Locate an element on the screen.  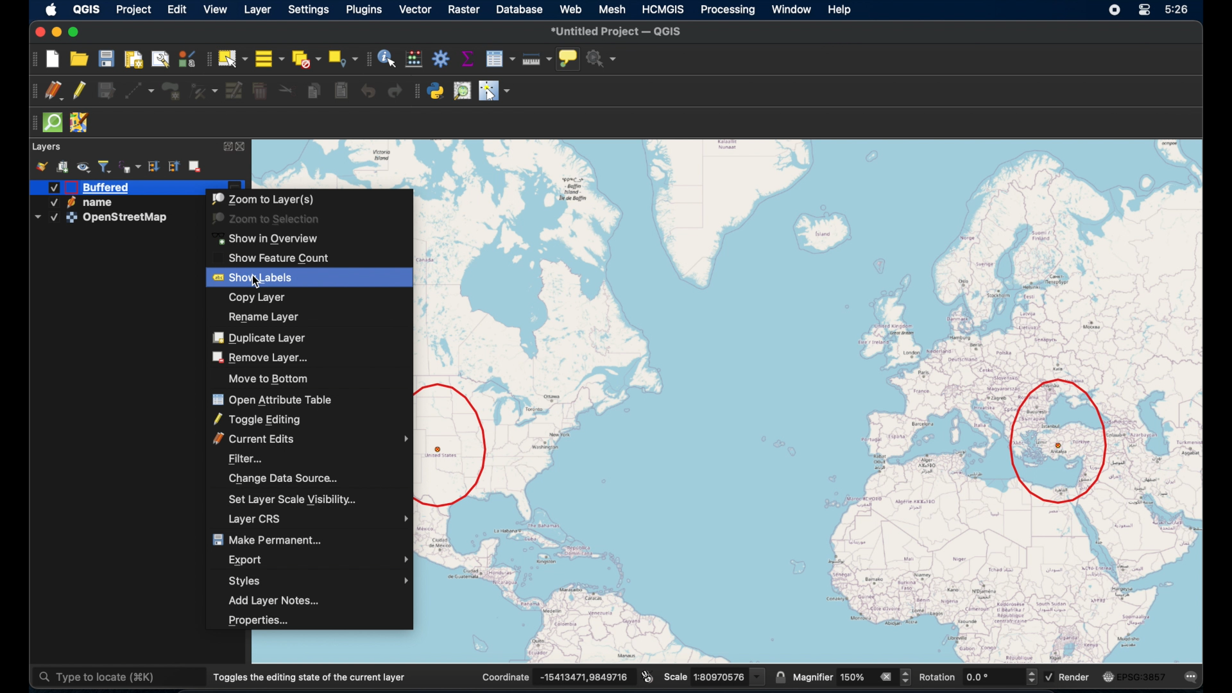
open attribute table is located at coordinates (275, 400).